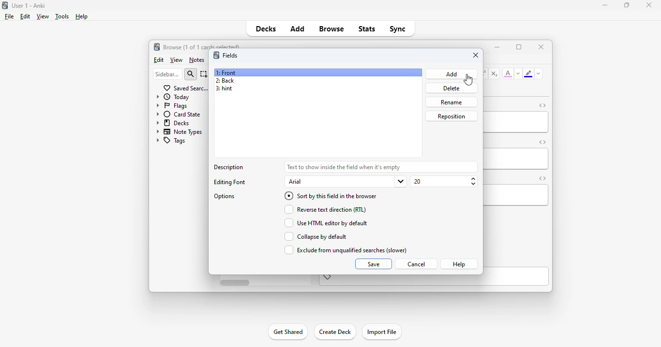 The width and height of the screenshot is (661, 347). Describe the element at coordinates (225, 81) in the screenshot. I see `2: back` at that location.